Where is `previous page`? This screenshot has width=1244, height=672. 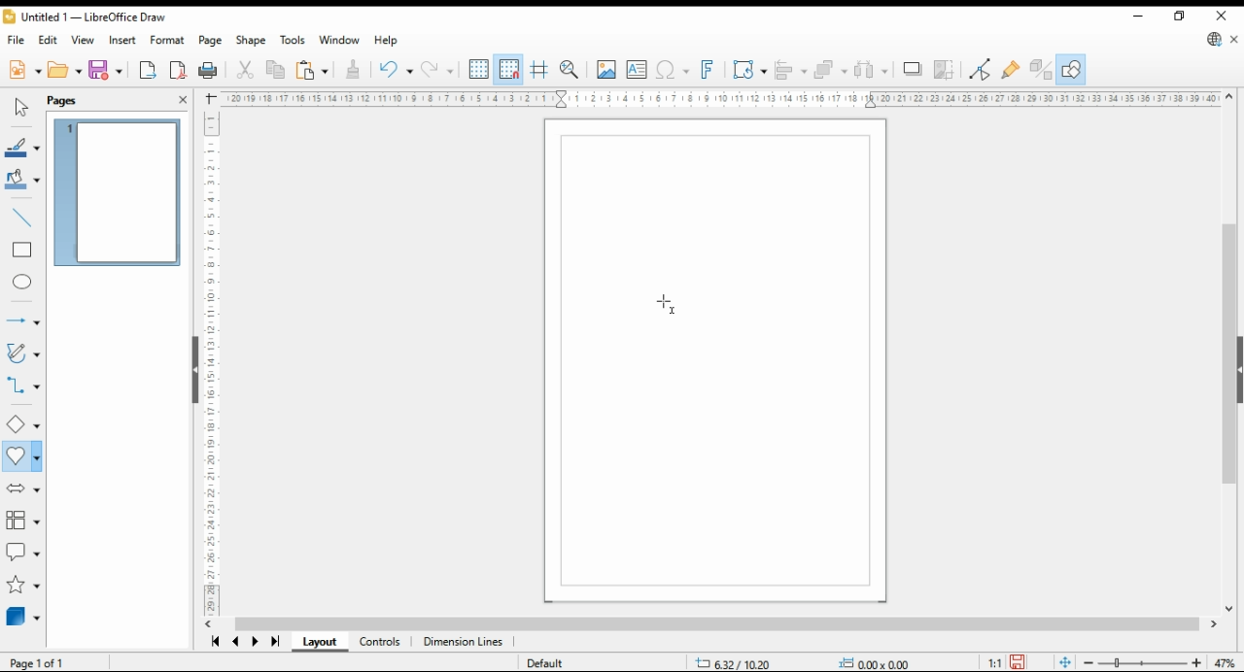
previous page is located at coordinates (236, 644).